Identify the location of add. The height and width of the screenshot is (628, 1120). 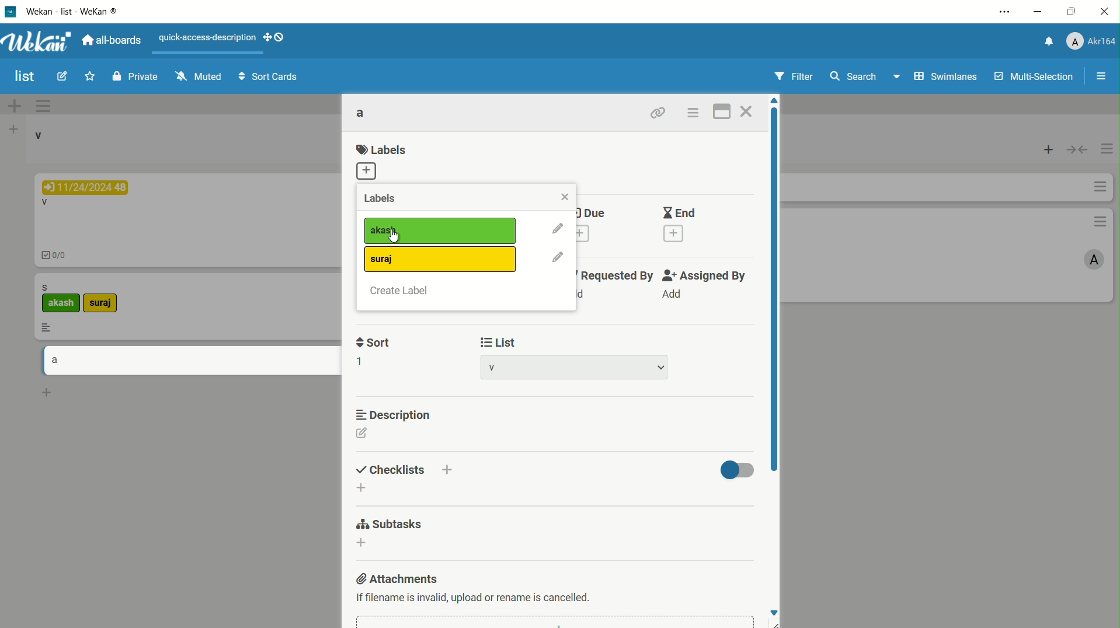
(1049, 150).